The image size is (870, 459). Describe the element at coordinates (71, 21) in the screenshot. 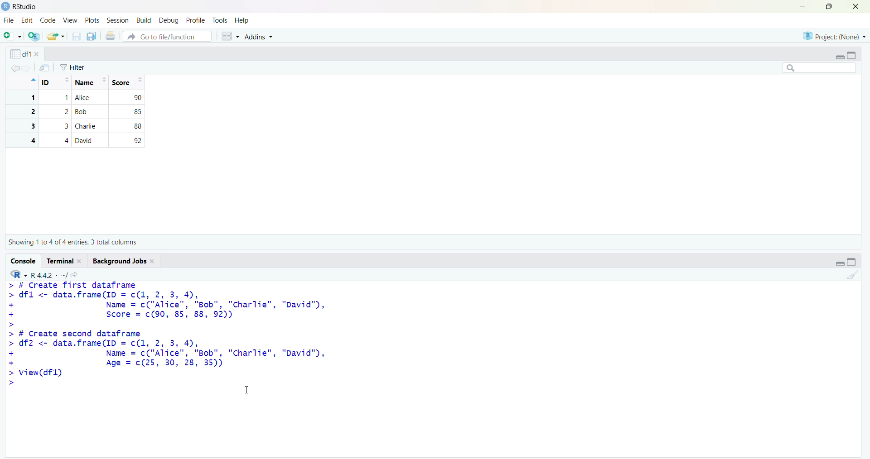

I see `view` at that location.